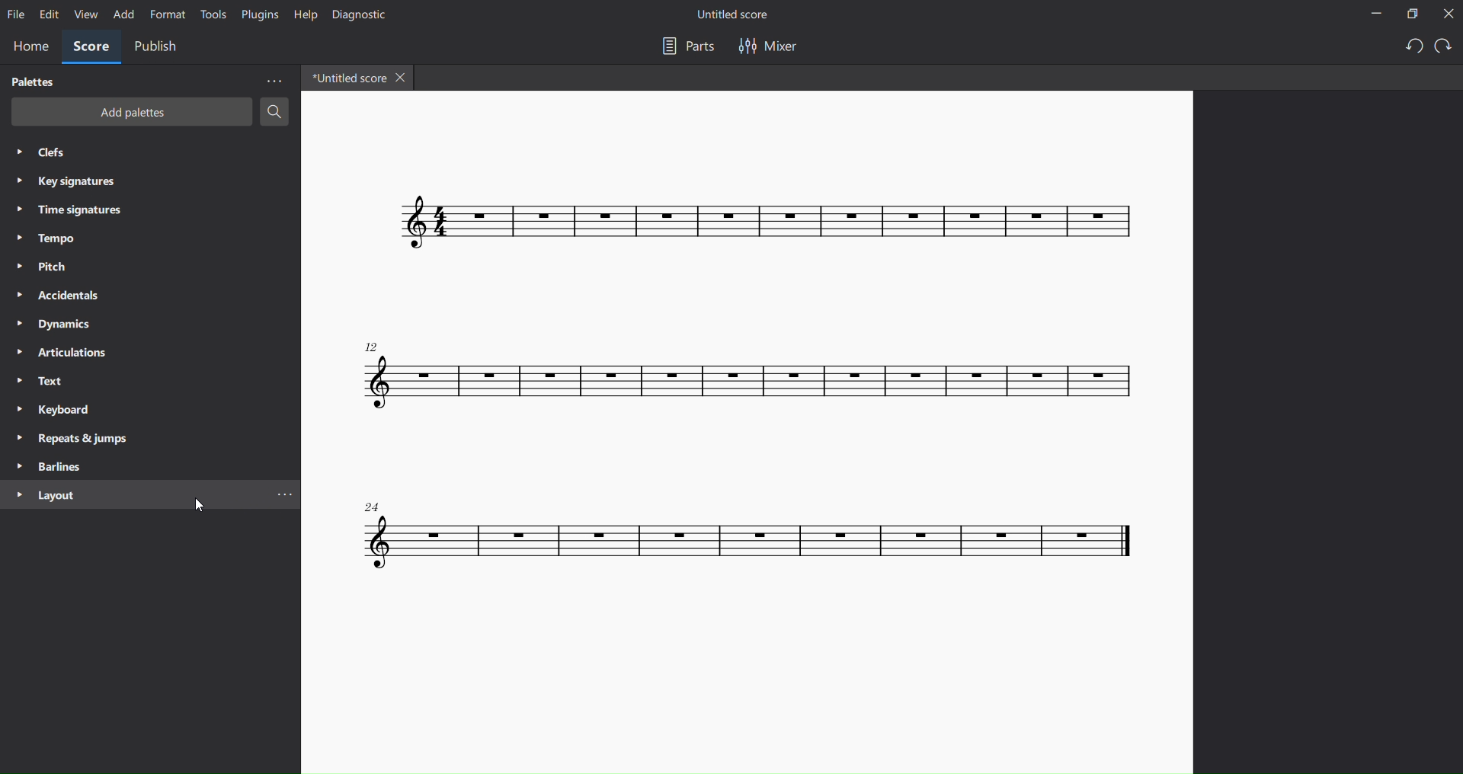 This screenshot has height=774, width=1463. I want to click on help, so click(303, 14).